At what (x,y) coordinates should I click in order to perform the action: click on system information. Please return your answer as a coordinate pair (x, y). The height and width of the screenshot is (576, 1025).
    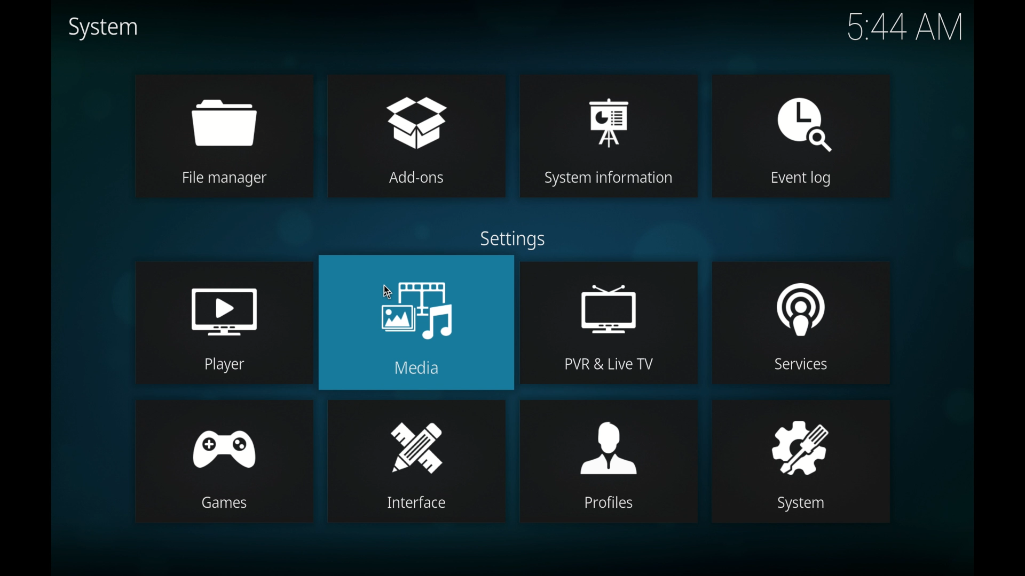
    Looking at the image, I should click on (610, 136).